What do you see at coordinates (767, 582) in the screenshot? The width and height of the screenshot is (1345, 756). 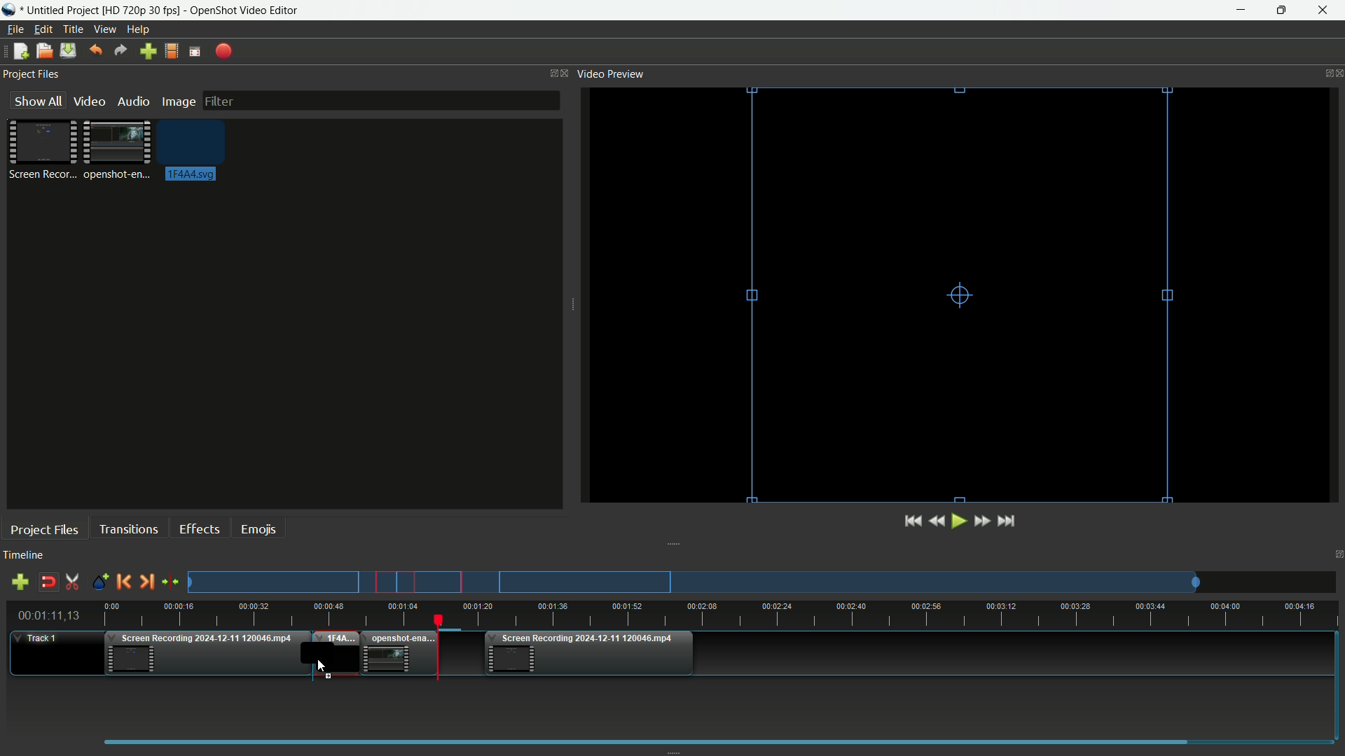 I see `Preview track one` at bounding box center [767, 582].